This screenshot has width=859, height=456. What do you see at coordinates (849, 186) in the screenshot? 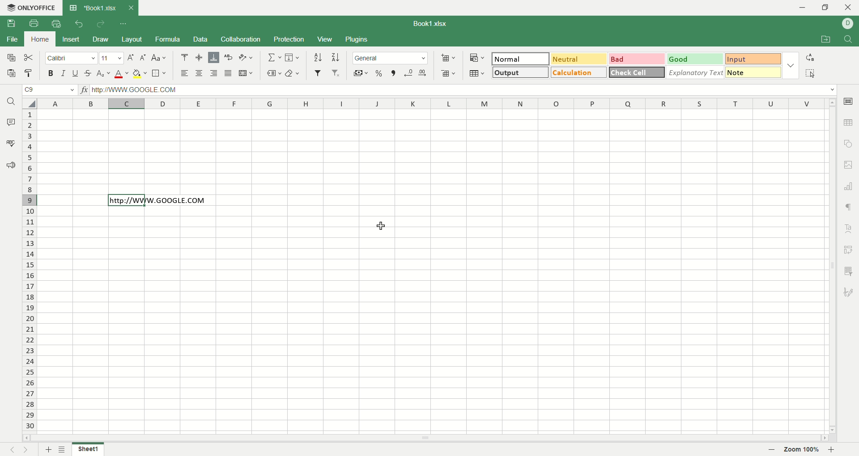
I see `chart settings` at bounding box center [849, 186].